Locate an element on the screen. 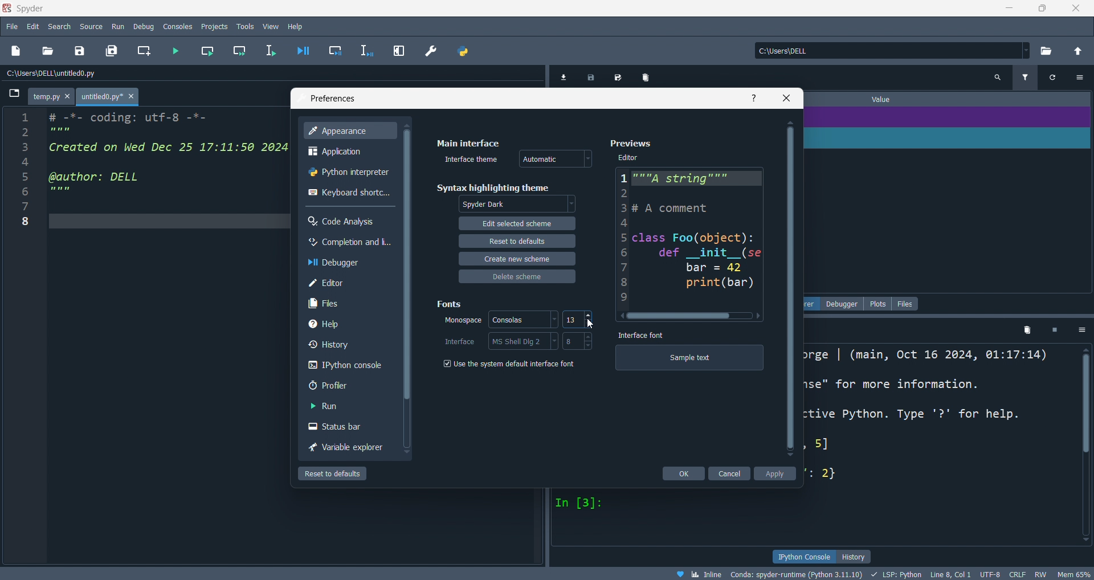  3 Created on Wed Dec 25 17:11:50 2024 is located at coordinates (155, 149).